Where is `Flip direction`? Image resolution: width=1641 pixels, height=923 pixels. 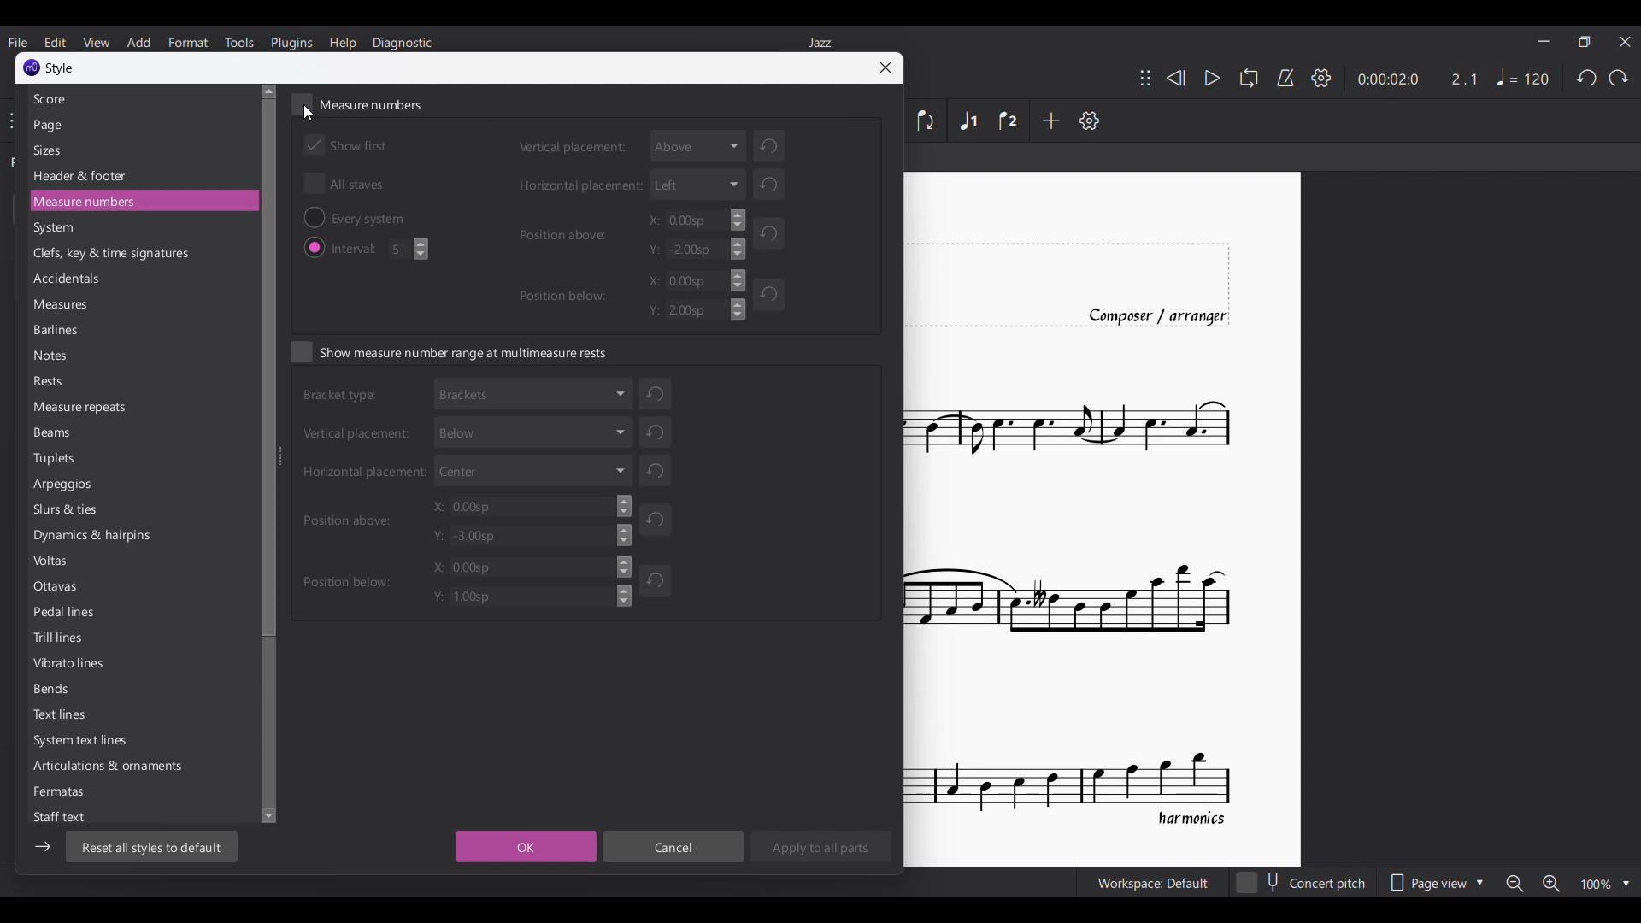 Flip direction is located at coordinates (929, 121).